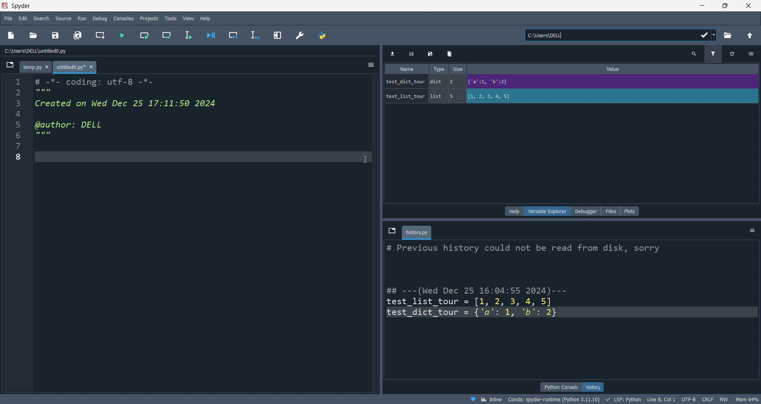 The width and height of the screenshot is (761, 404). I want to click on inline, so click(486, 399).